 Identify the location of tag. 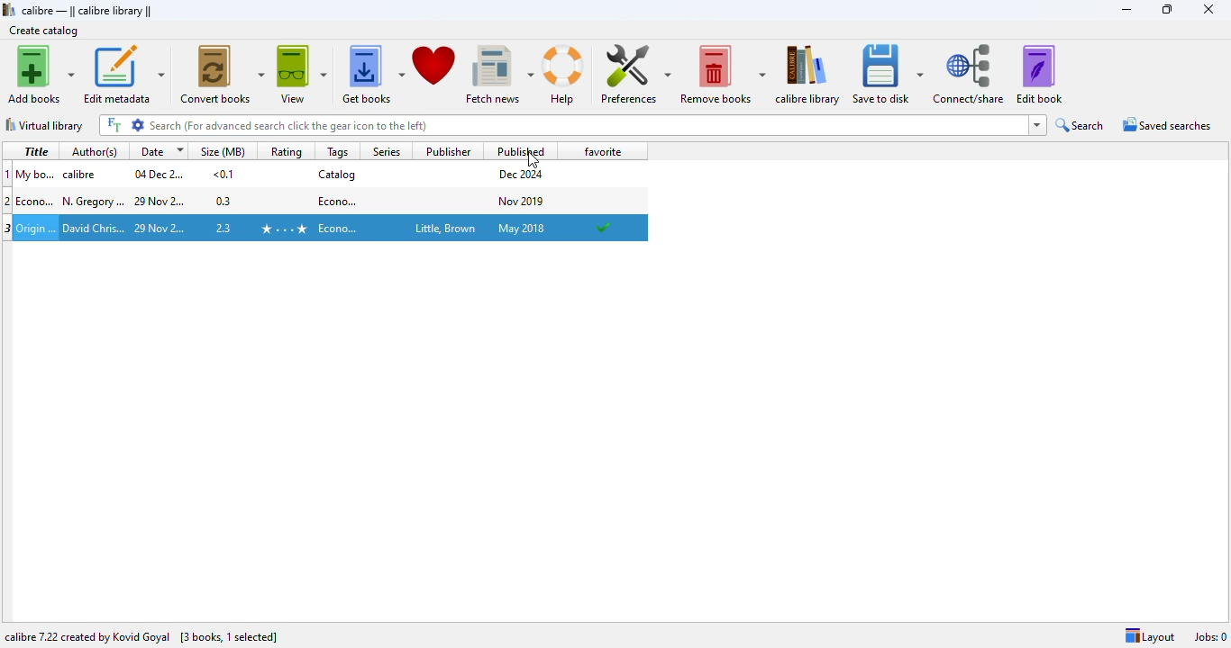
(338, 201).